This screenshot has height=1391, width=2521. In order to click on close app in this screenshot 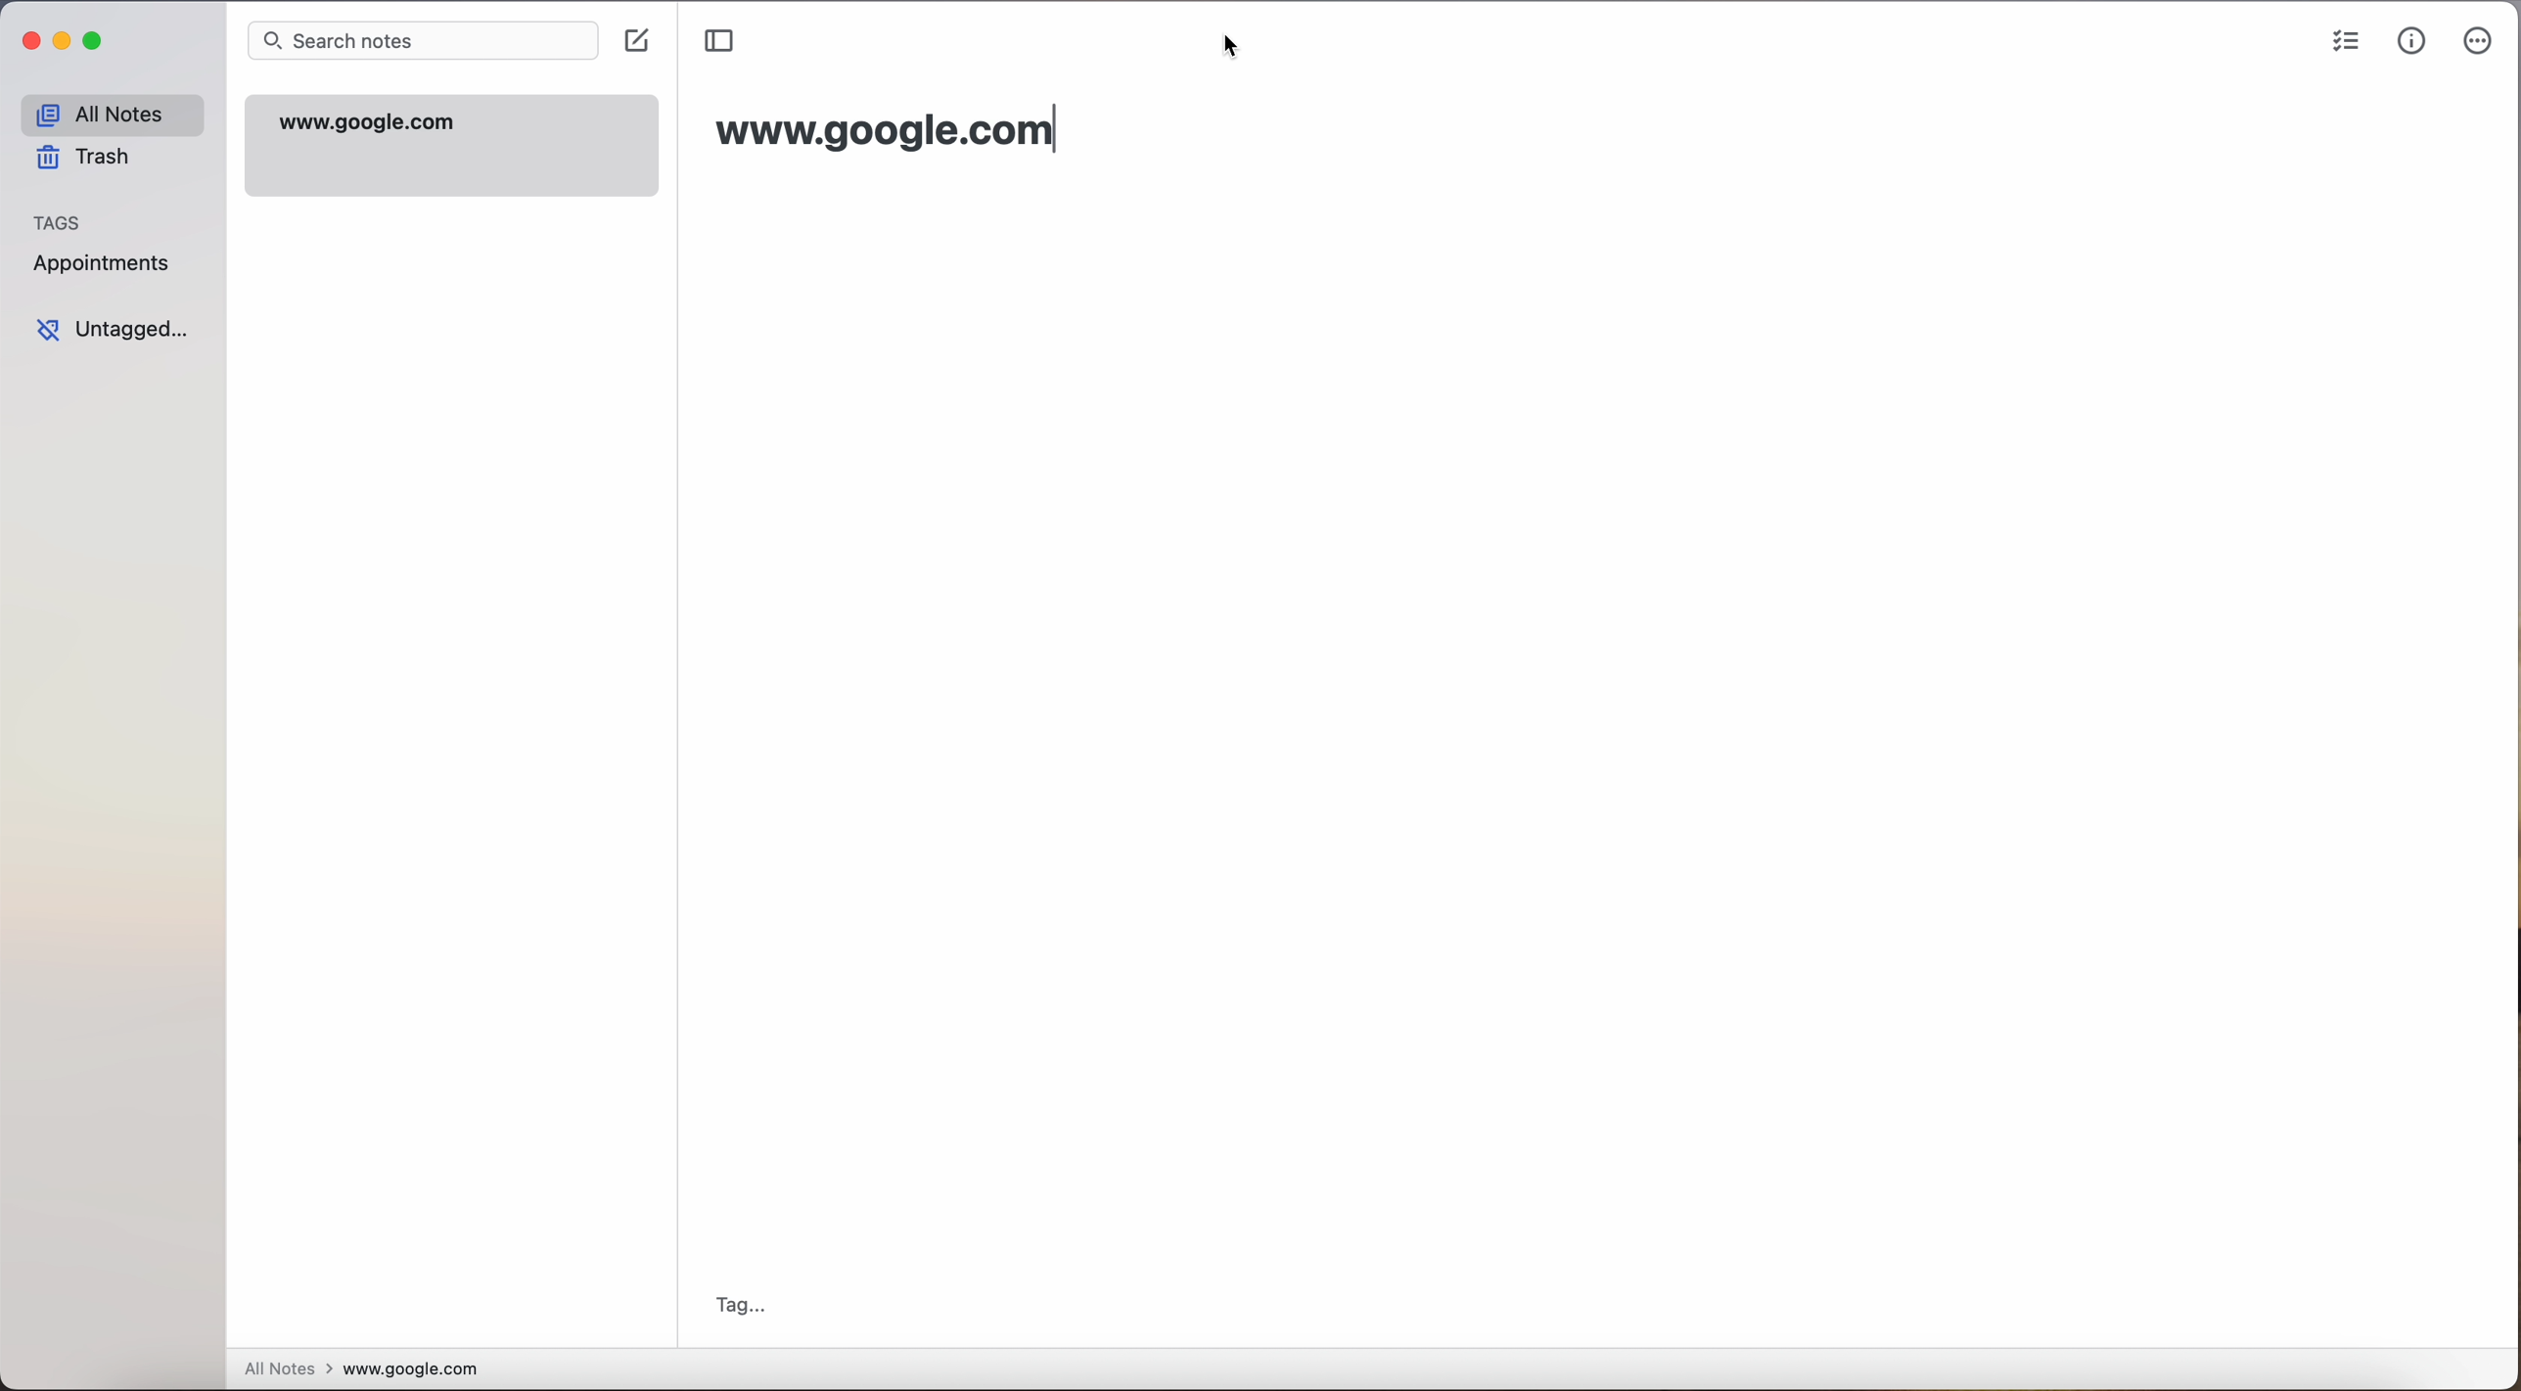, I will do `click(28, 43)`.